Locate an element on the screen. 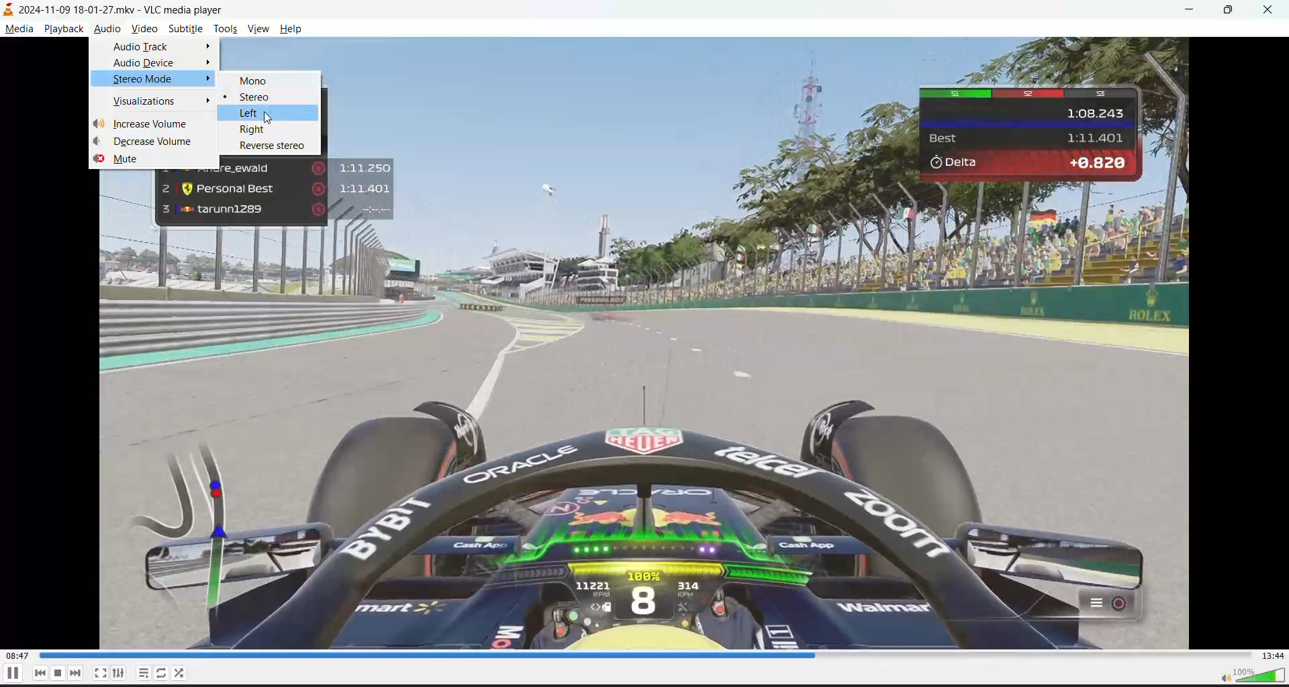 This screenshot has height=687, width=1289. track slider is located at coordinates (639, 655).